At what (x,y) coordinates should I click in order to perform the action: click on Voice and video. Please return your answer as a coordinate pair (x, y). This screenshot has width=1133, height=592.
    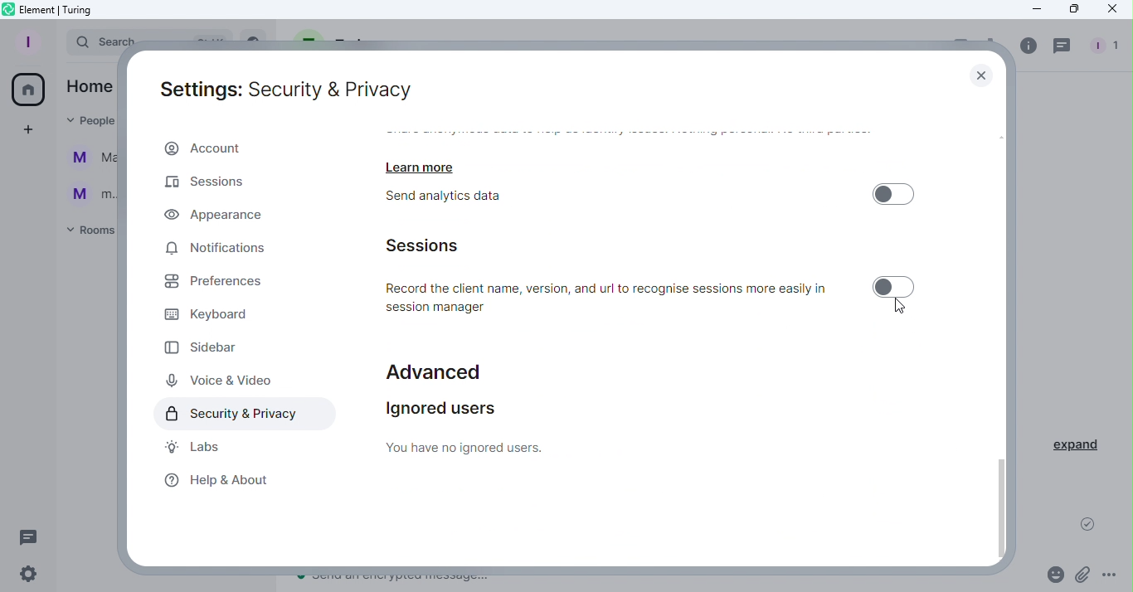
    Looking at the image, I should click on (219, 379).